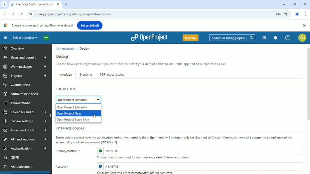 The image size is (310, 174). Describe the element at coordinates (286, 14) in the screenshot. I see `Bookmark this tab` at that location.